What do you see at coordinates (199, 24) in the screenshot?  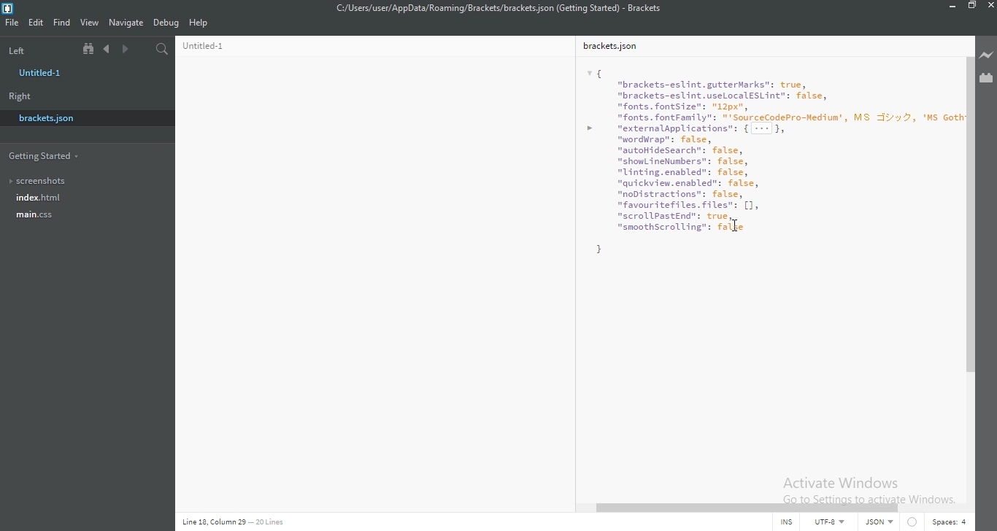 I see `Help` at bounding box center [199, 24].